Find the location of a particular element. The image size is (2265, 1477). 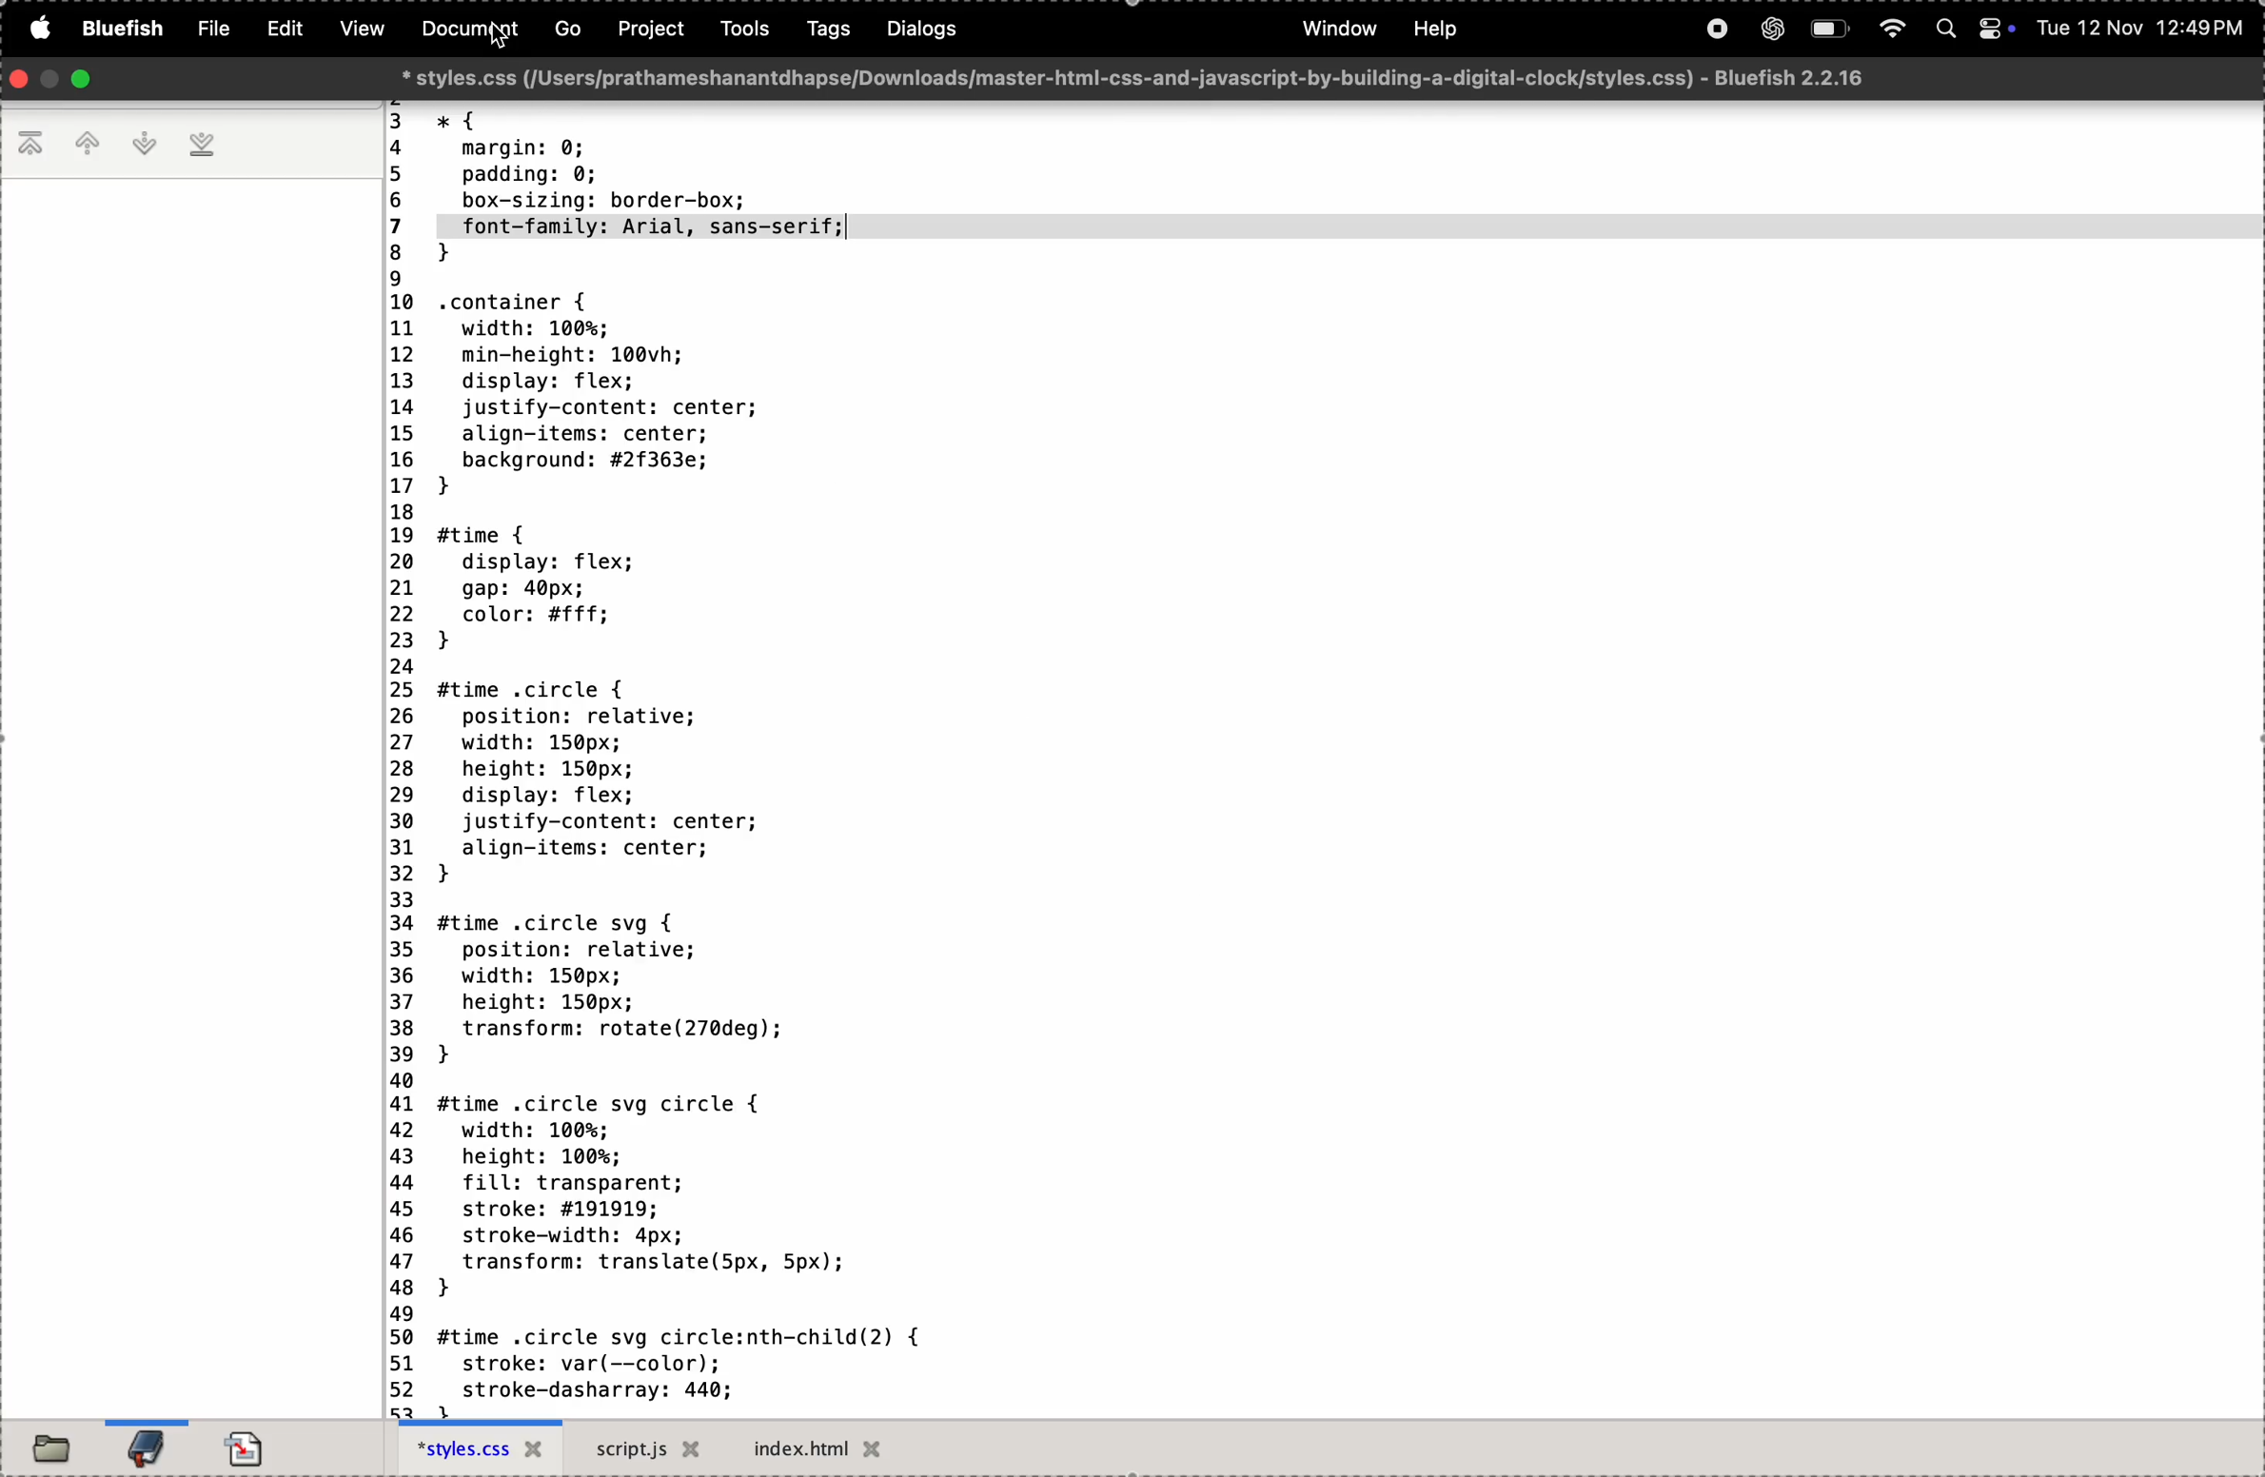

cursor is located at coordinates (508, 45).